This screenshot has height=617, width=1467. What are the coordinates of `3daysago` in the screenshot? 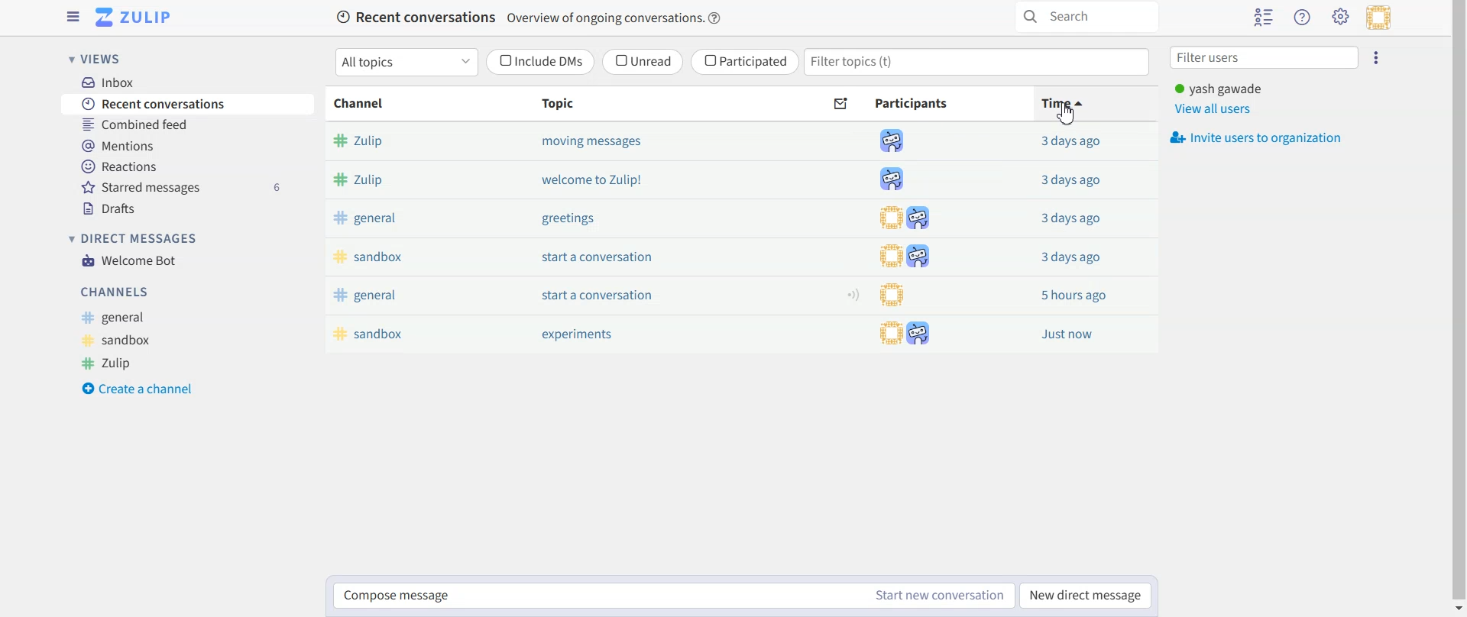 It's located at (1073, 182).